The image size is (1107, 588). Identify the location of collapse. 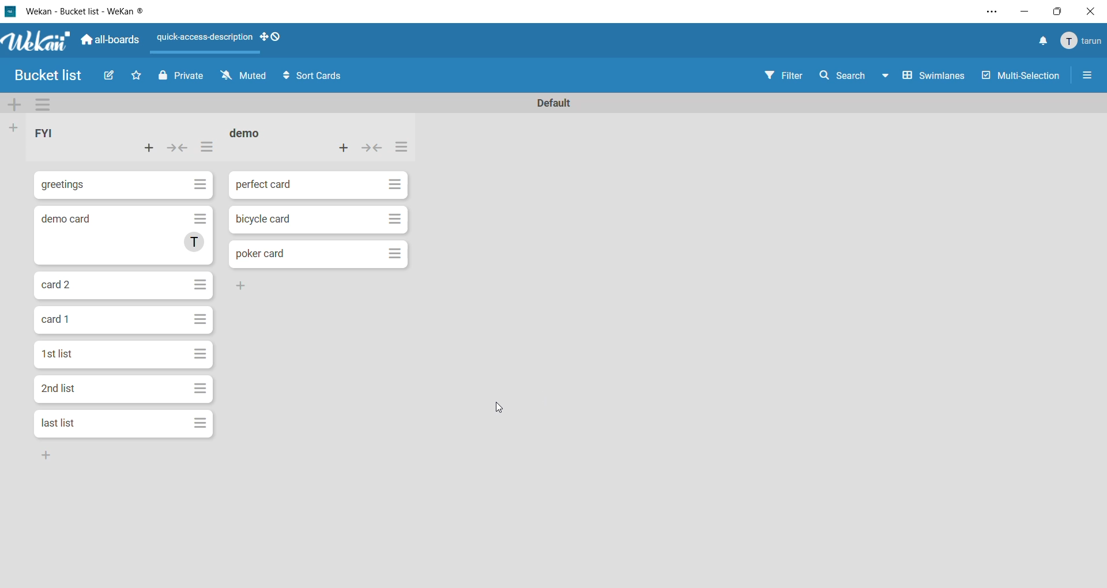
(178, 148).